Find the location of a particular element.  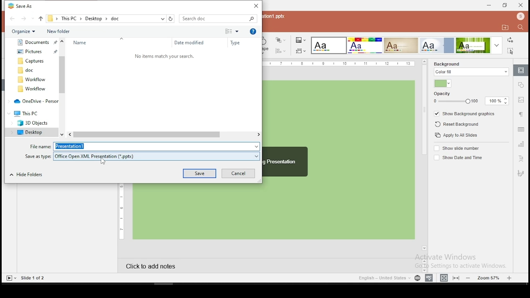

select color theme is located at coordinates (328, 46).